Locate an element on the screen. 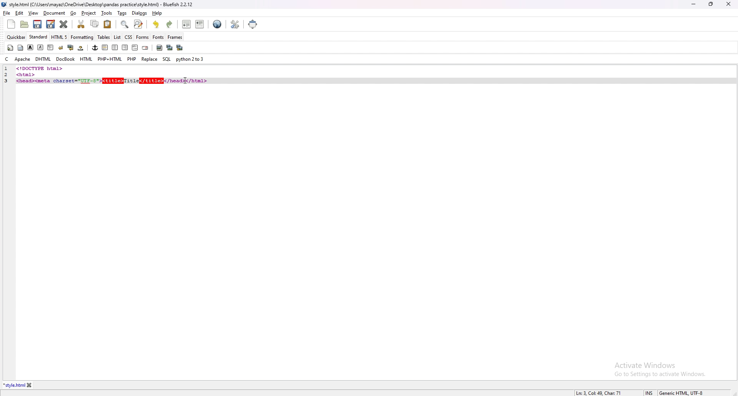 This screenshot has height=396, width=738. undo is located at coordinates (156, 24).